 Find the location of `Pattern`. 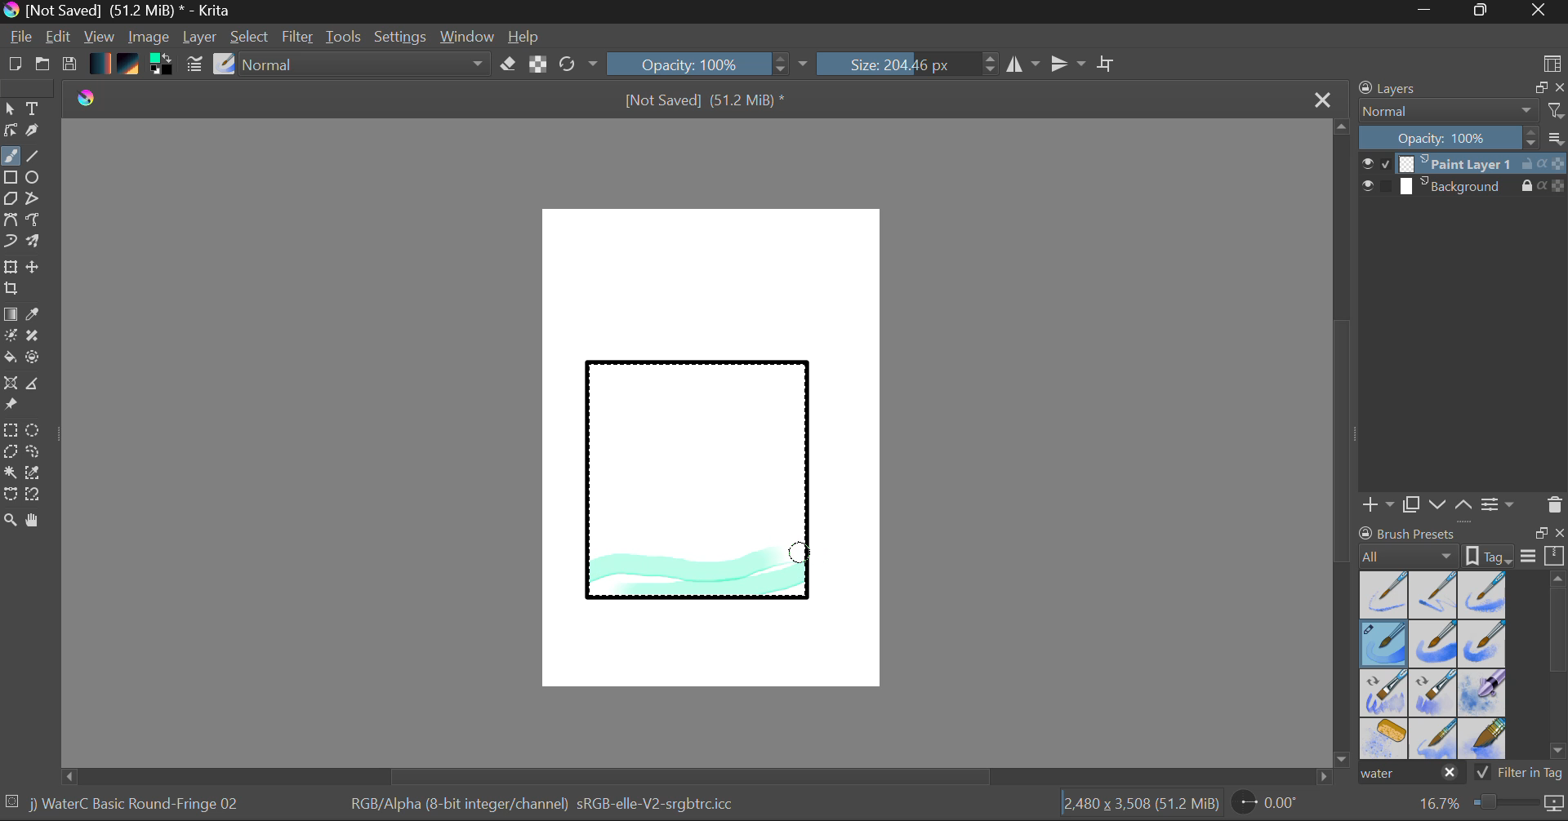

Pattern is located at coordinates (131, 65).